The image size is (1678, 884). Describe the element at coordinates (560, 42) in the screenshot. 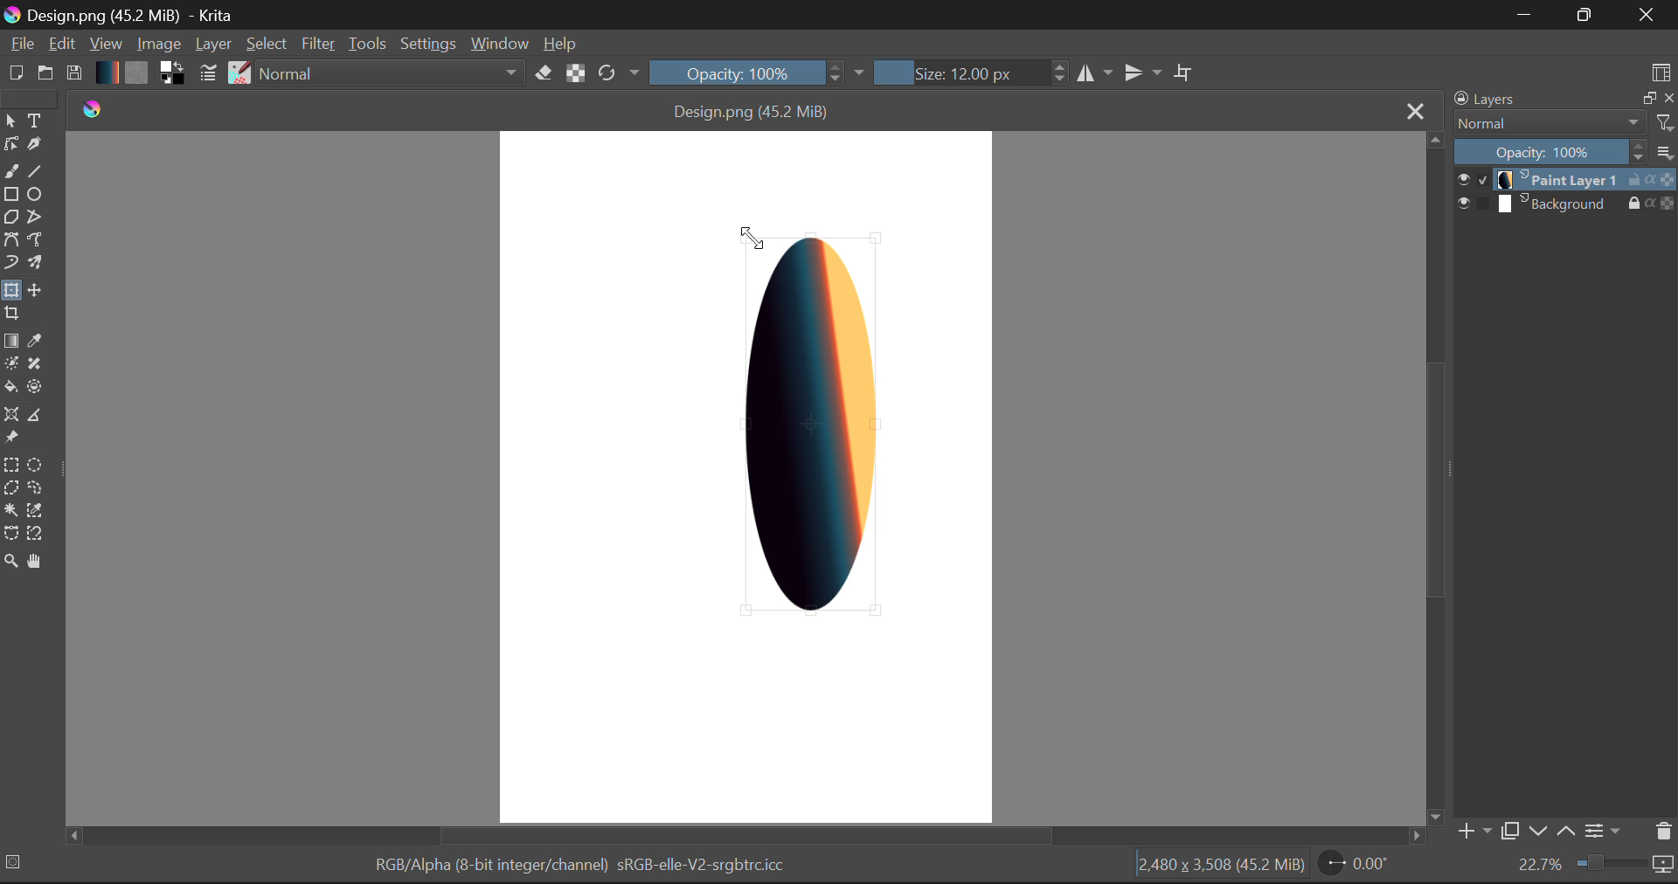

I see `Help` at that location.